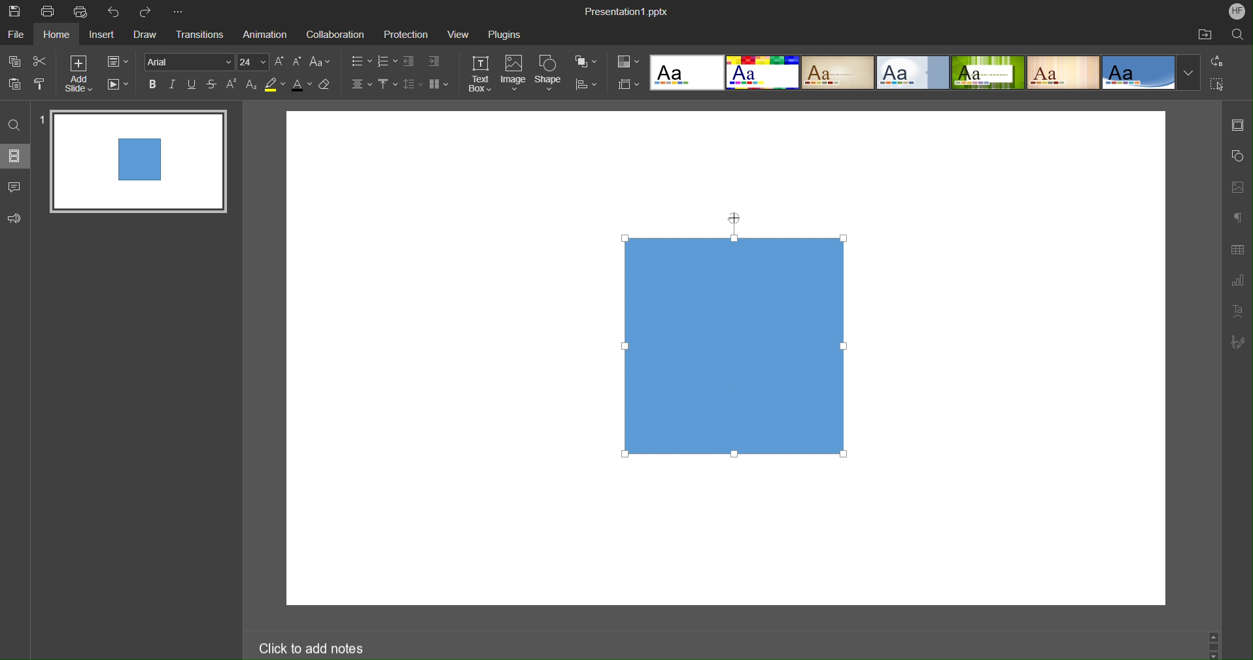 Image resolution: width=1253 pixels, height=660 pixels. Describe the element at coordinates (13, 84) in the screenshot. I see `Paste` at that location.